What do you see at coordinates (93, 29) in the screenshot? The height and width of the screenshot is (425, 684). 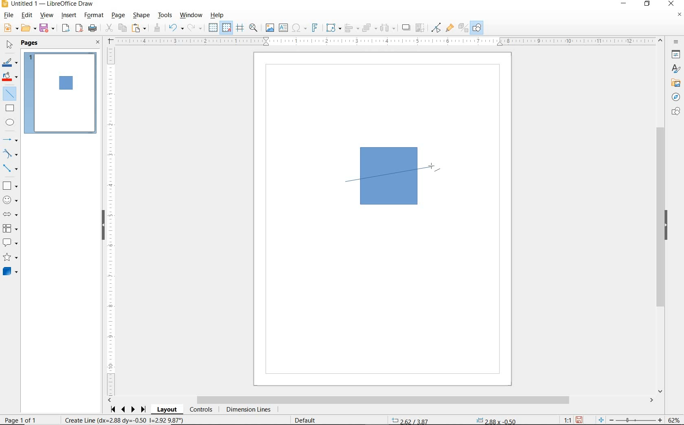 I see `PRINT` at bounding box center [93, 29].